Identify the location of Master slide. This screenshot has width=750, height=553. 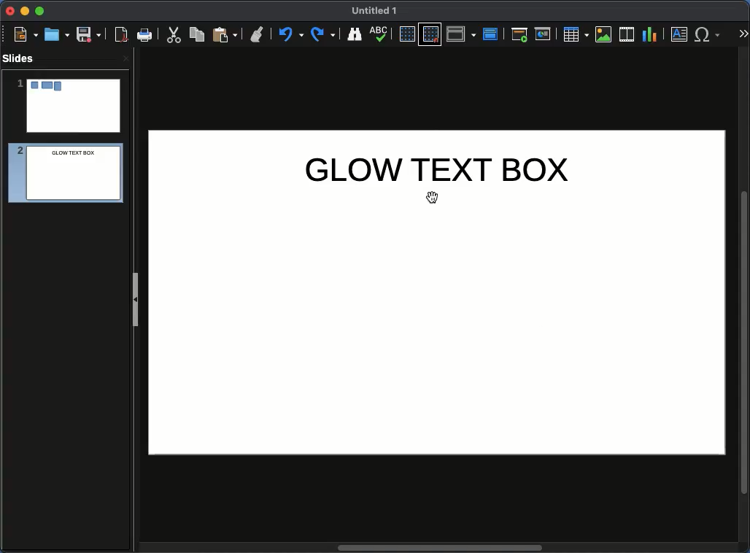
(492, 34).